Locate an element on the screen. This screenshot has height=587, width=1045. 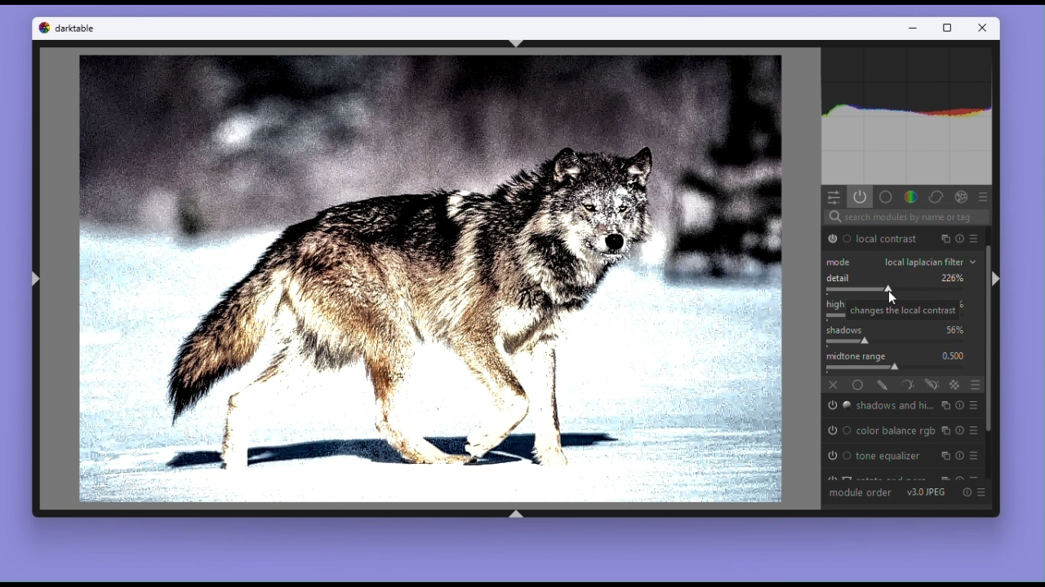
 is located at coordinates (963, 197).